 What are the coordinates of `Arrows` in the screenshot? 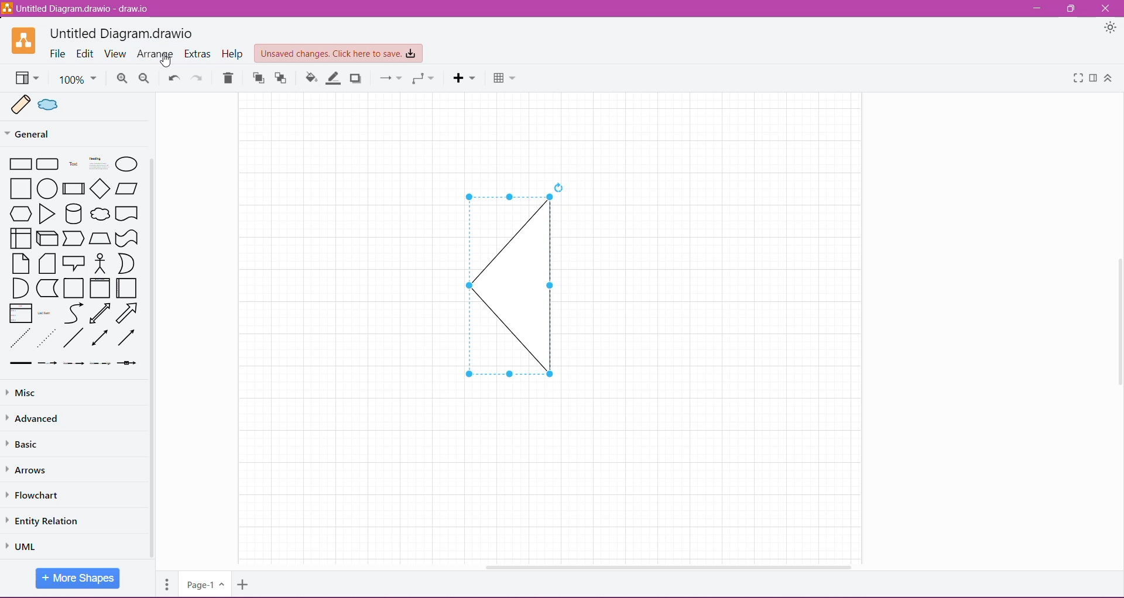 It's located at (32, 470).